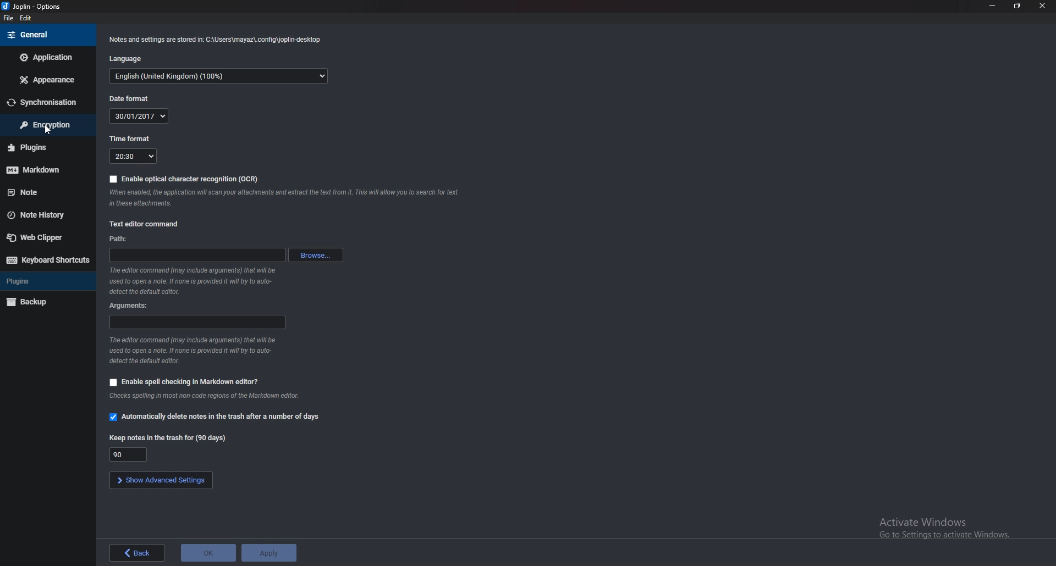 This screenshot has width=1056, height=566. I want to click on cursor, so click(51, 130).